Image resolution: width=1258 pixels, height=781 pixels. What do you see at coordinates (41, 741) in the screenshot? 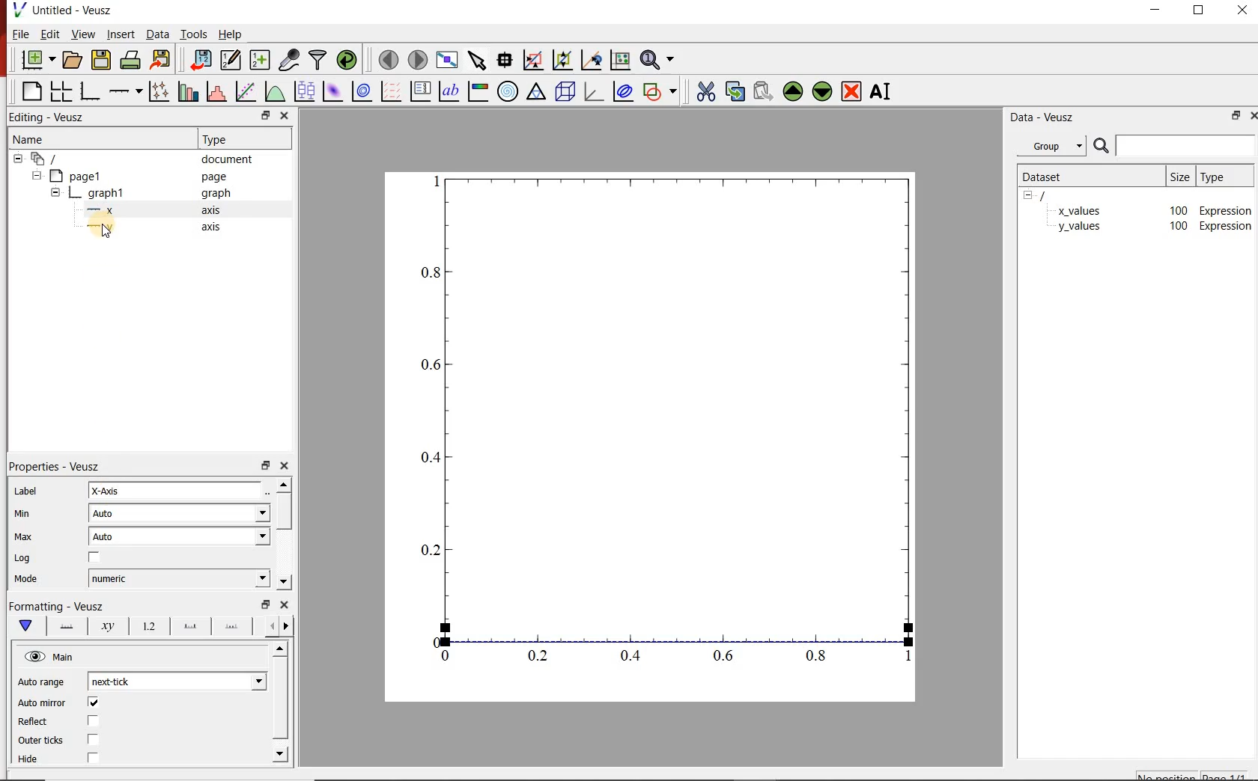
I see `Outer ticks` at bounding box center [41, 741].